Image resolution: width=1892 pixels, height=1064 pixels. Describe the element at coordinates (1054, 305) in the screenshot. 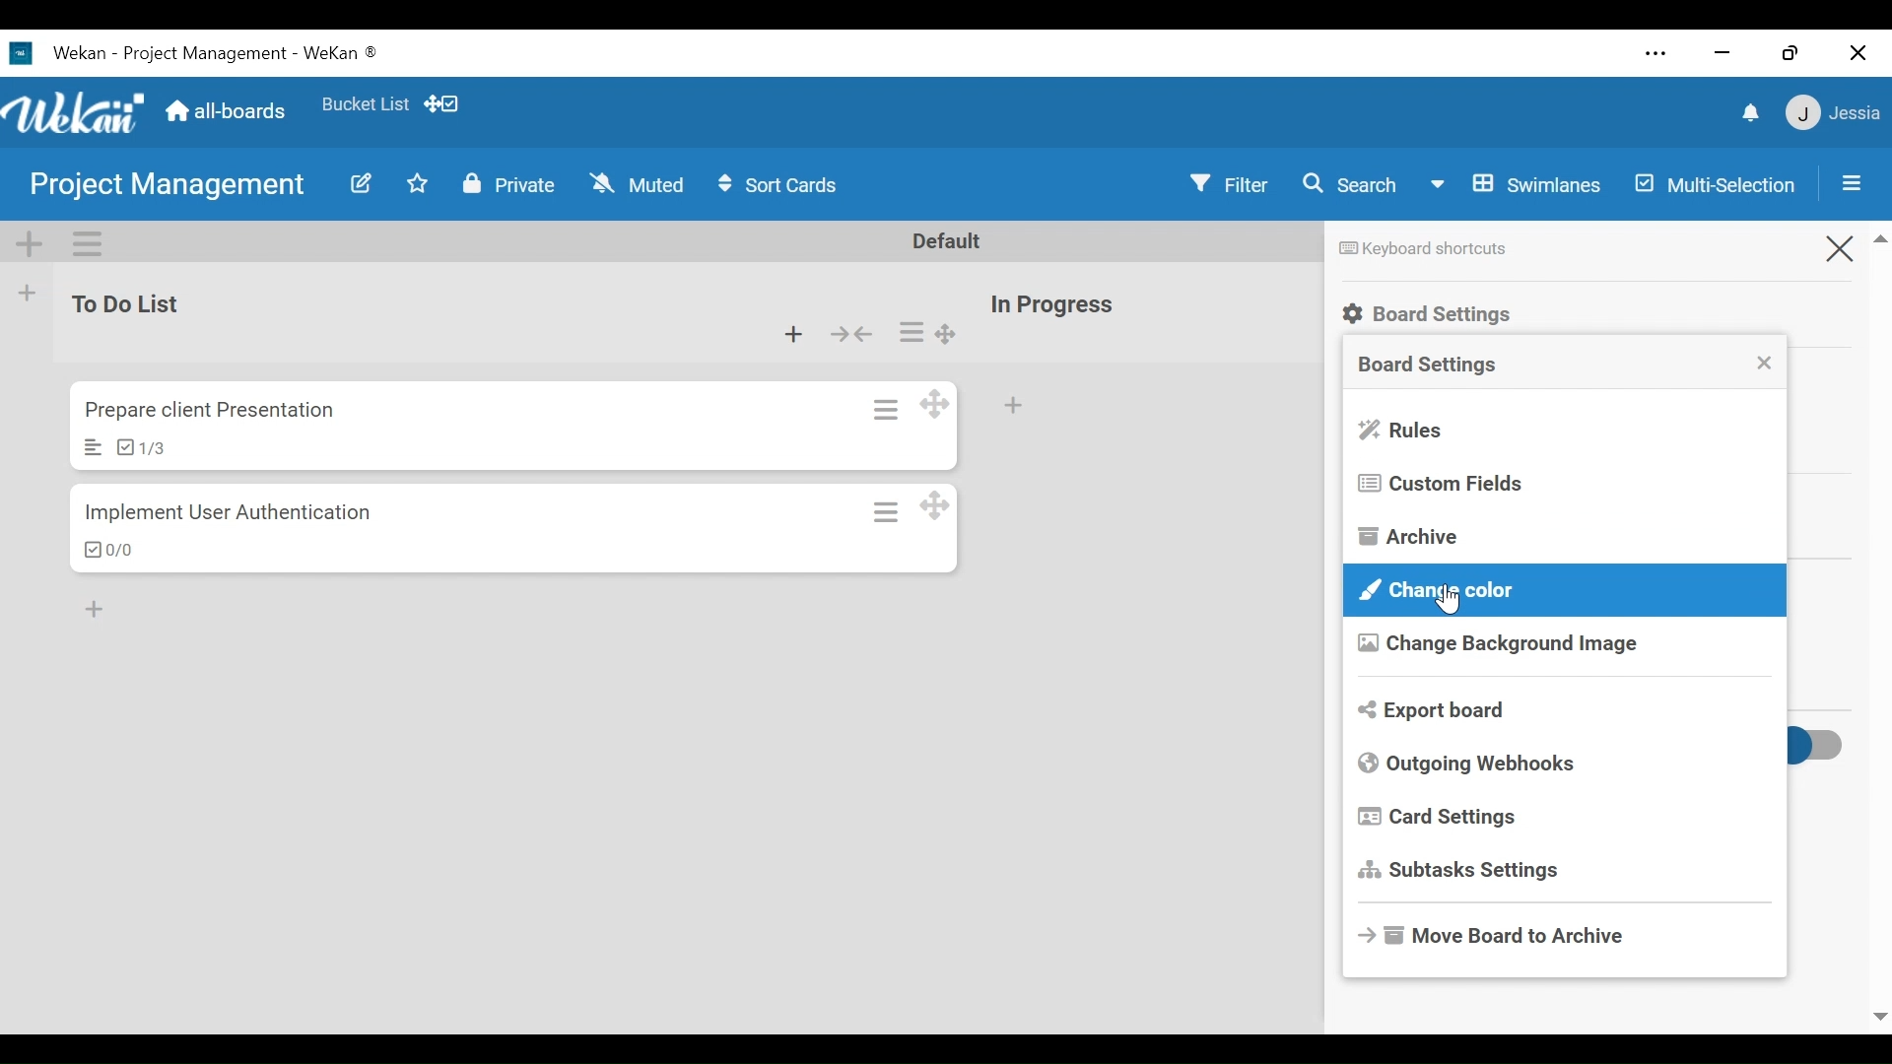

I see `List Name` at that location.